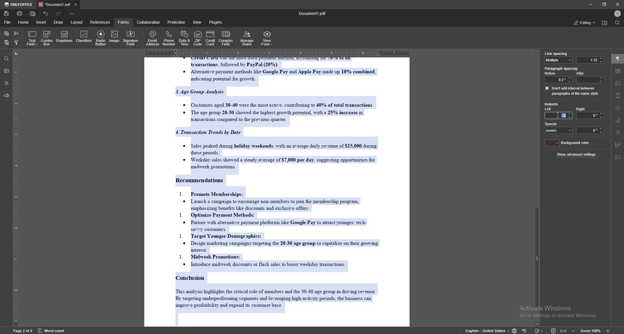  I want to click on onlyoffice, so click(19, 5).